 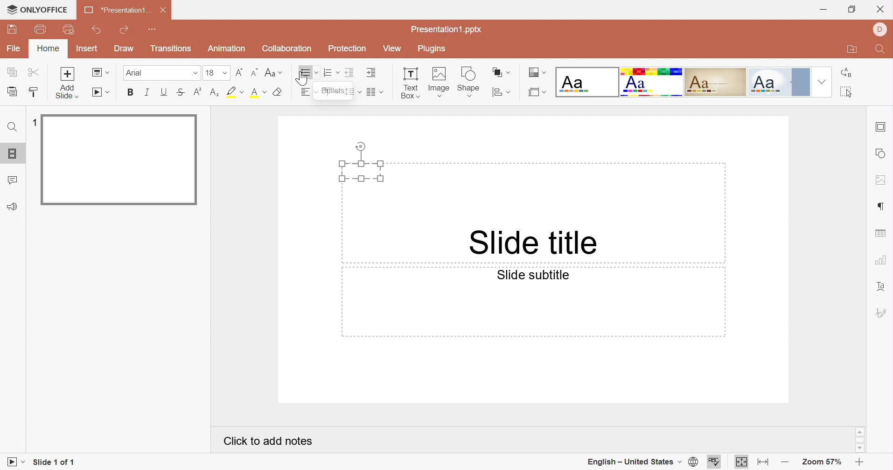 What do you see at coordinates (854, 51) in the screenshot?
I see `Open file location` at bounding box center [854, 51].